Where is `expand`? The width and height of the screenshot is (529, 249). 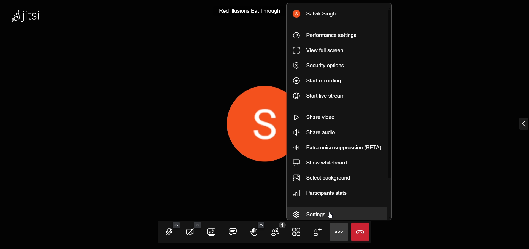
expand is located at coordinates (522, 125).